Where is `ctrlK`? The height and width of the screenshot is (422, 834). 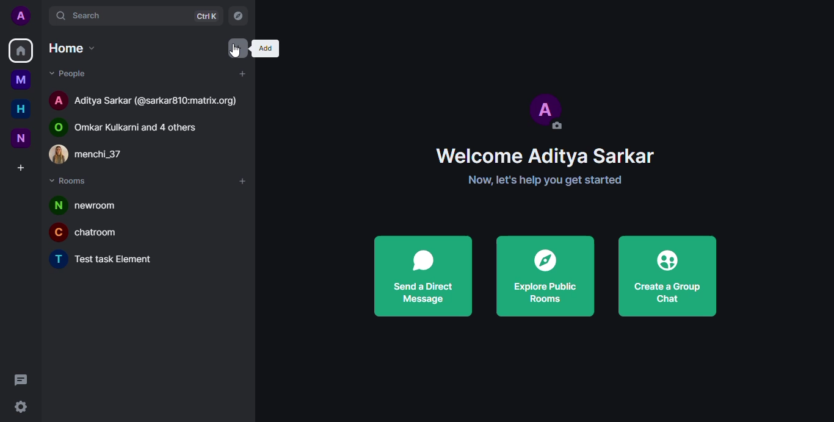 ctrlK is located at coordinates (206, 16).